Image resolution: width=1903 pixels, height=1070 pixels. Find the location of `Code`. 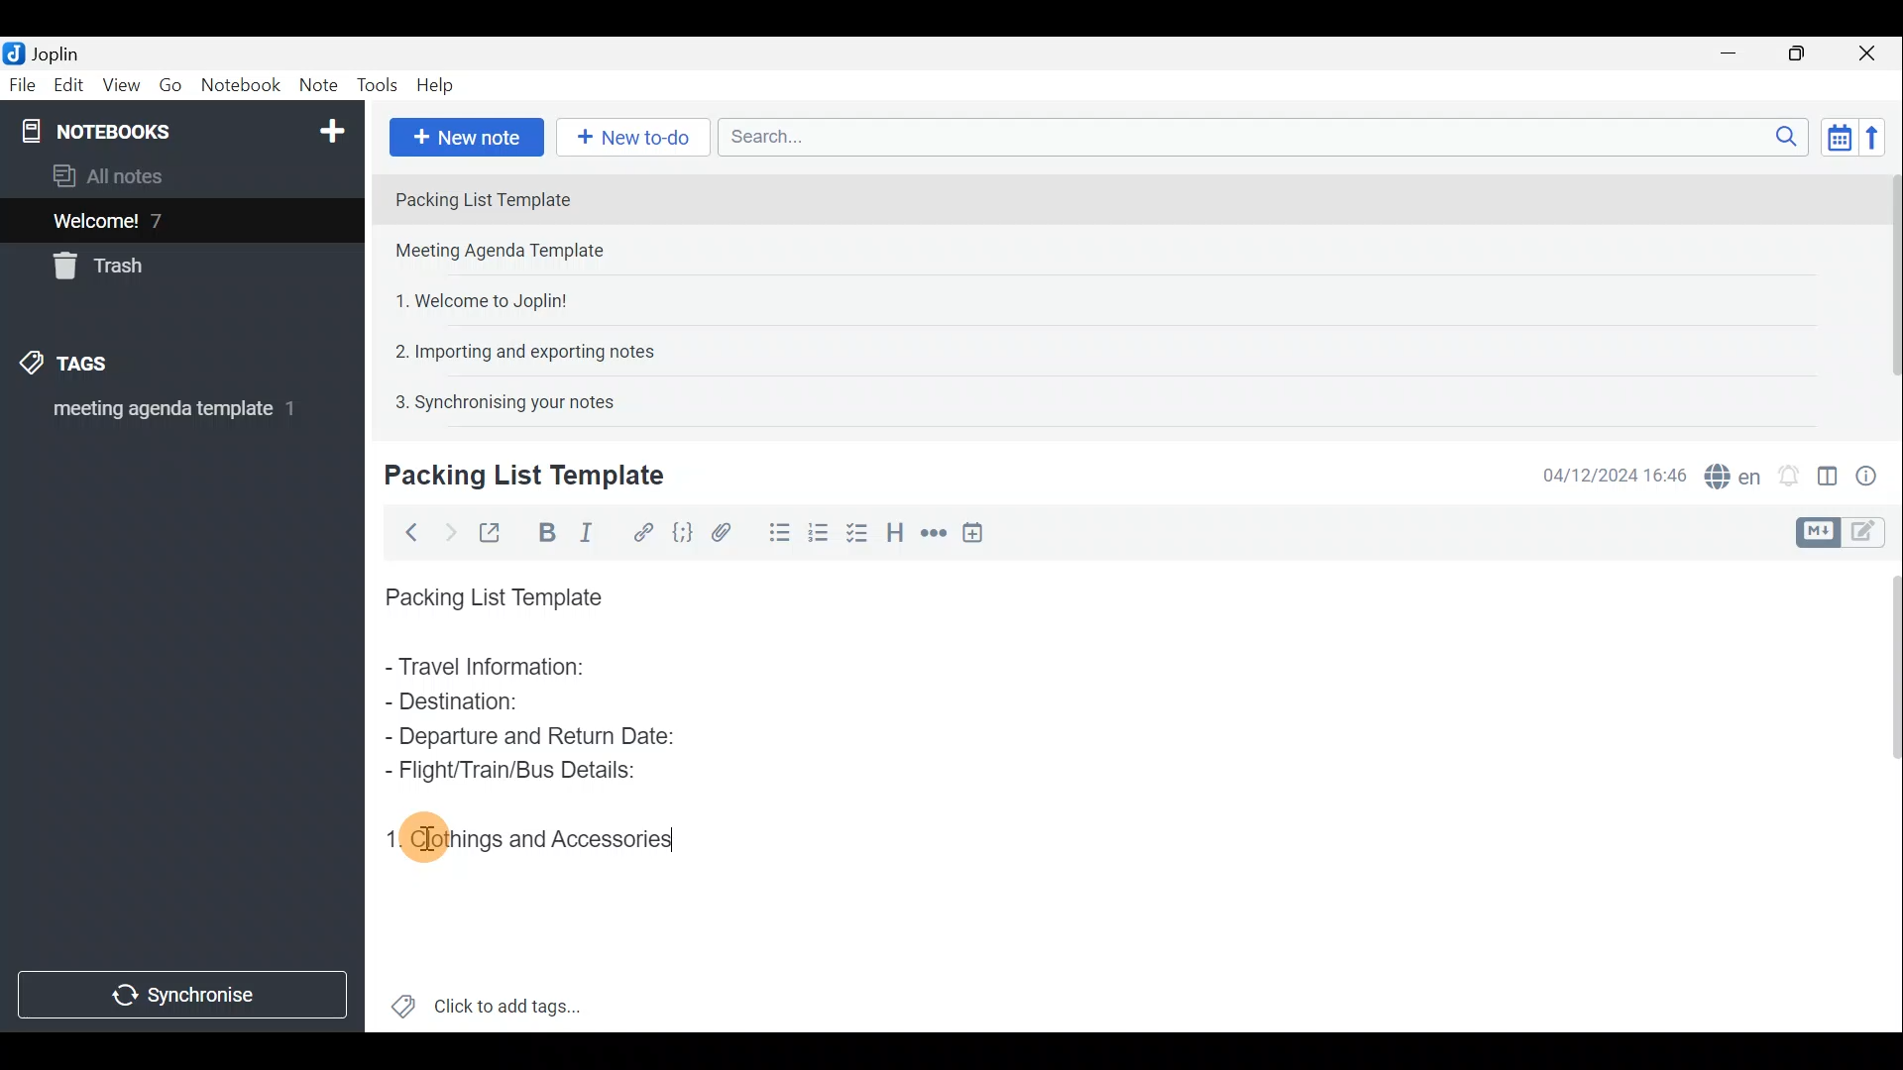

Code is located at coordinates (682, 531).